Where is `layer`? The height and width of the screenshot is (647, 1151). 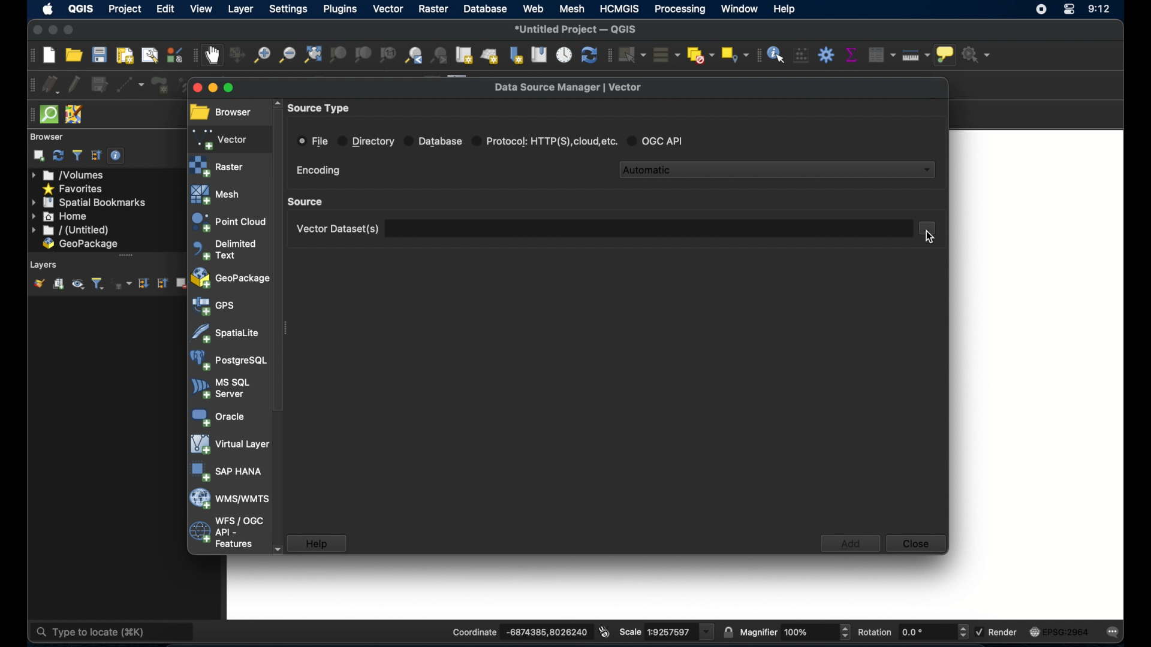
layer is located at coordinates (239, 8).